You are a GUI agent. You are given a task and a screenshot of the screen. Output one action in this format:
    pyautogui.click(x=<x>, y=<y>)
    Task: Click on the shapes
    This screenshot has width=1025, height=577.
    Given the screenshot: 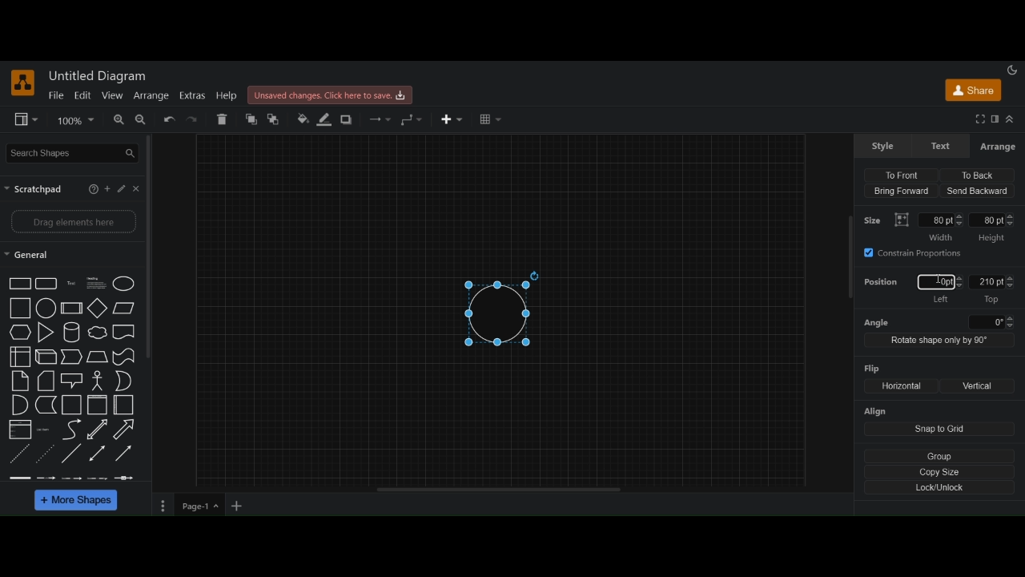 What is the action you would take?
    pyautogui.click(x=20, y=284)
    